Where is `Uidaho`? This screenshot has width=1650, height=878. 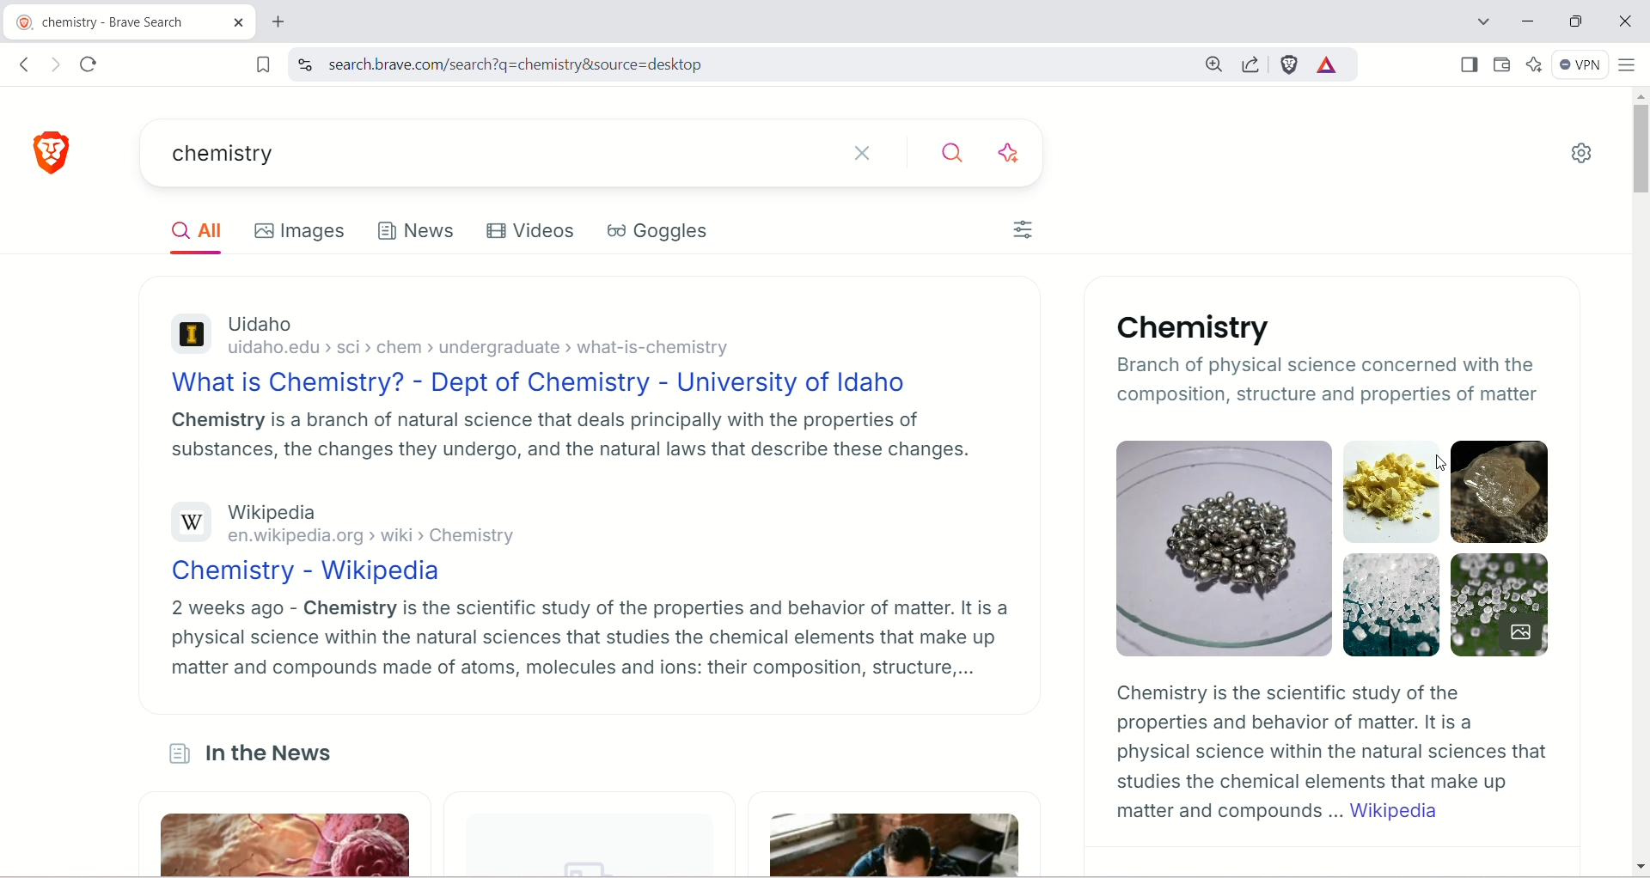 Uidaho is located at coordinates (262, 321).